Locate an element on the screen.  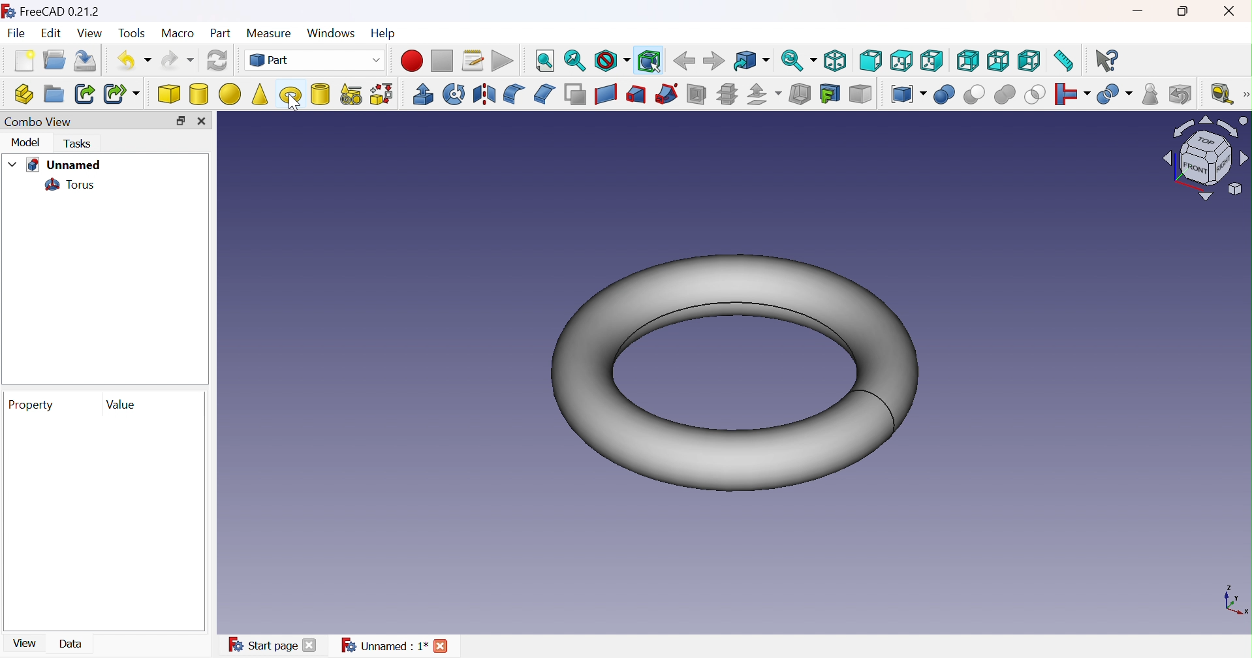
Execute macro is located at coordinates (504, 60).